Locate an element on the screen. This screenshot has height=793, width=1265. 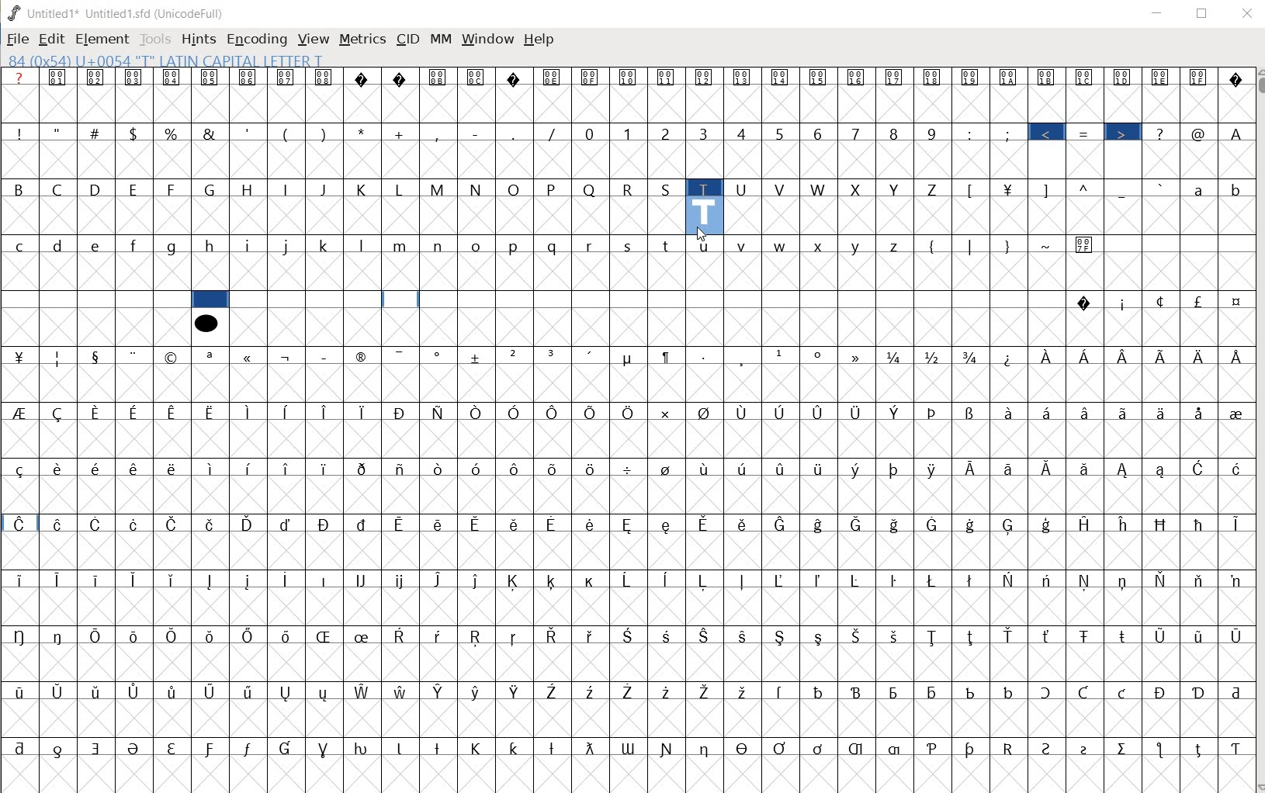
% is located at coordinates (172, 133).